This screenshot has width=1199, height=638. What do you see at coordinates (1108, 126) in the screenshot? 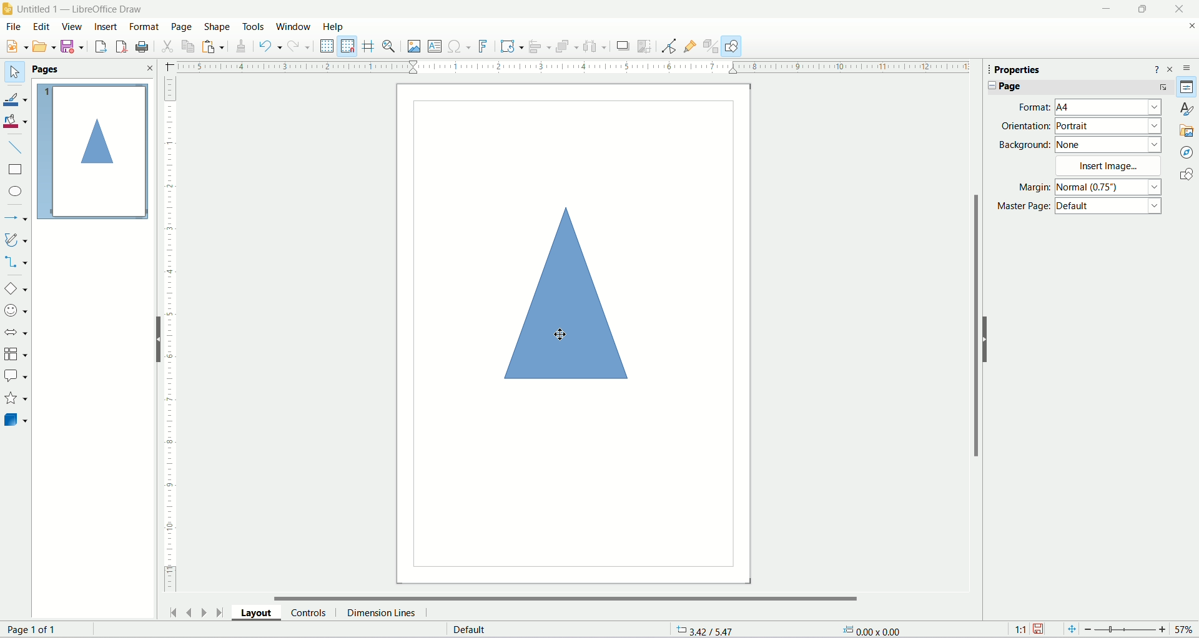
I see `Portraint` at bounding box center [1108, 126].